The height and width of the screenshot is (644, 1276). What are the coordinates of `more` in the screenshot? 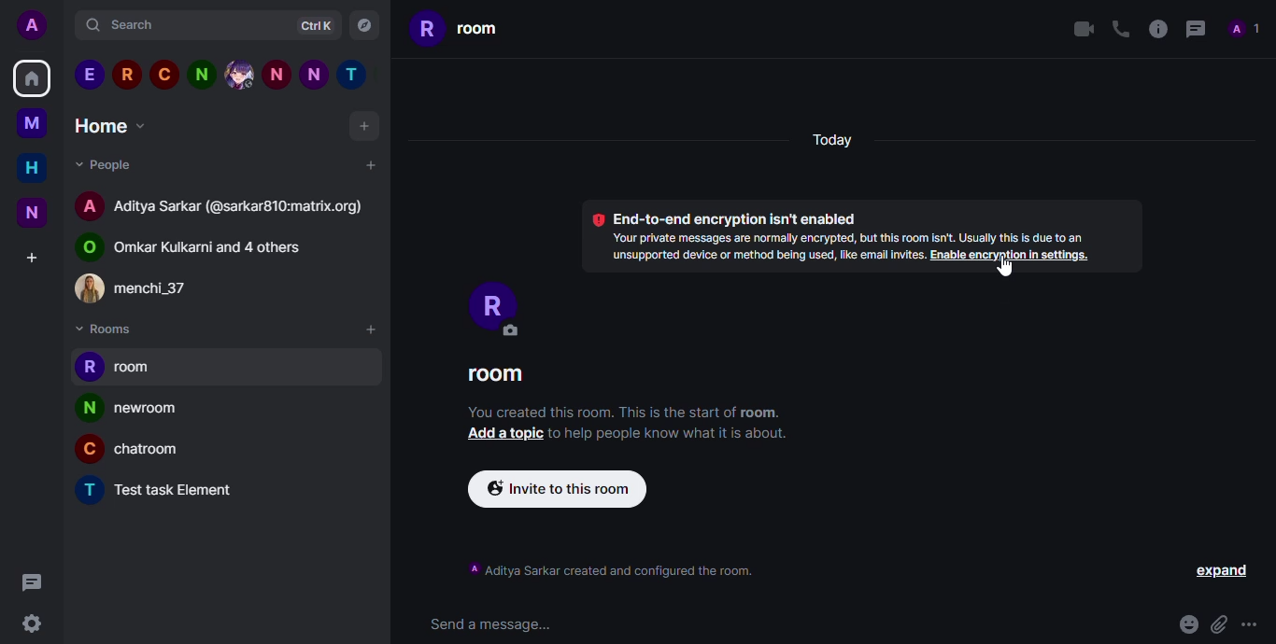 It's located at (1251, 623).